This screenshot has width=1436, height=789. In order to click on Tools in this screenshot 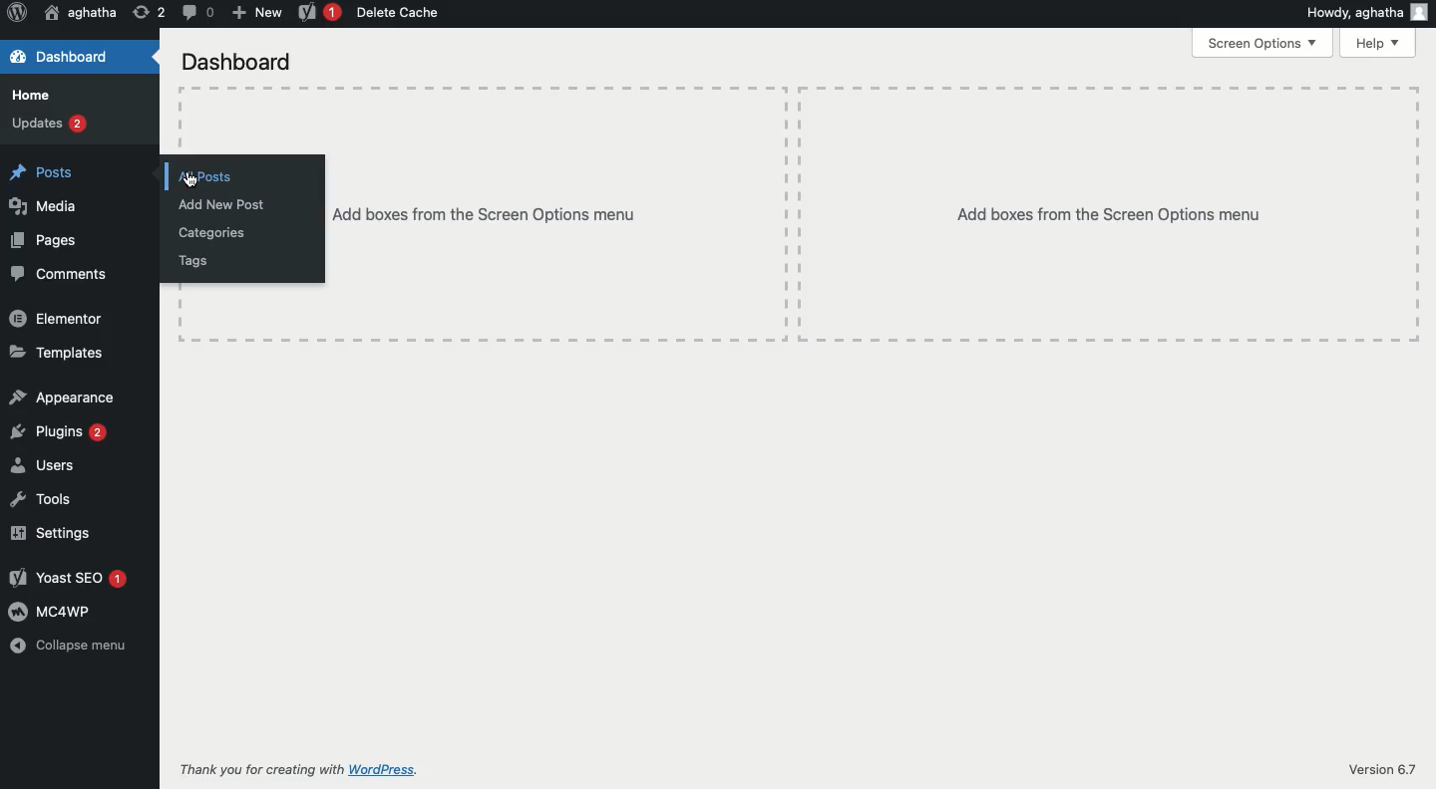, I will do `click(40, 499)`.